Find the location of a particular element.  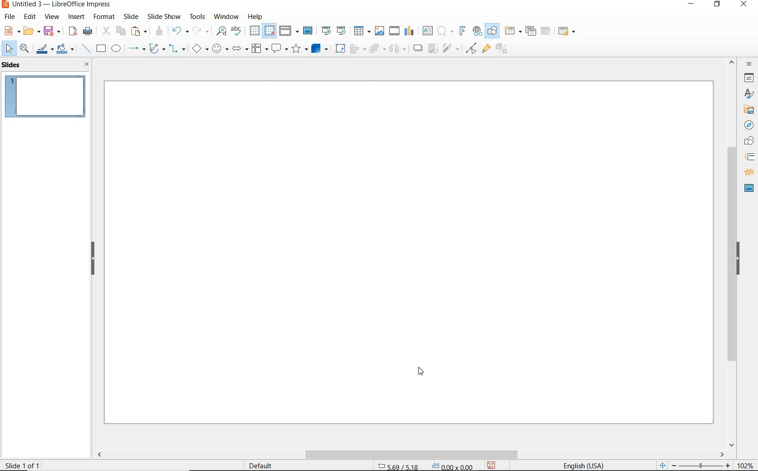

SLIDE1 is located at coordinates (45, 98).